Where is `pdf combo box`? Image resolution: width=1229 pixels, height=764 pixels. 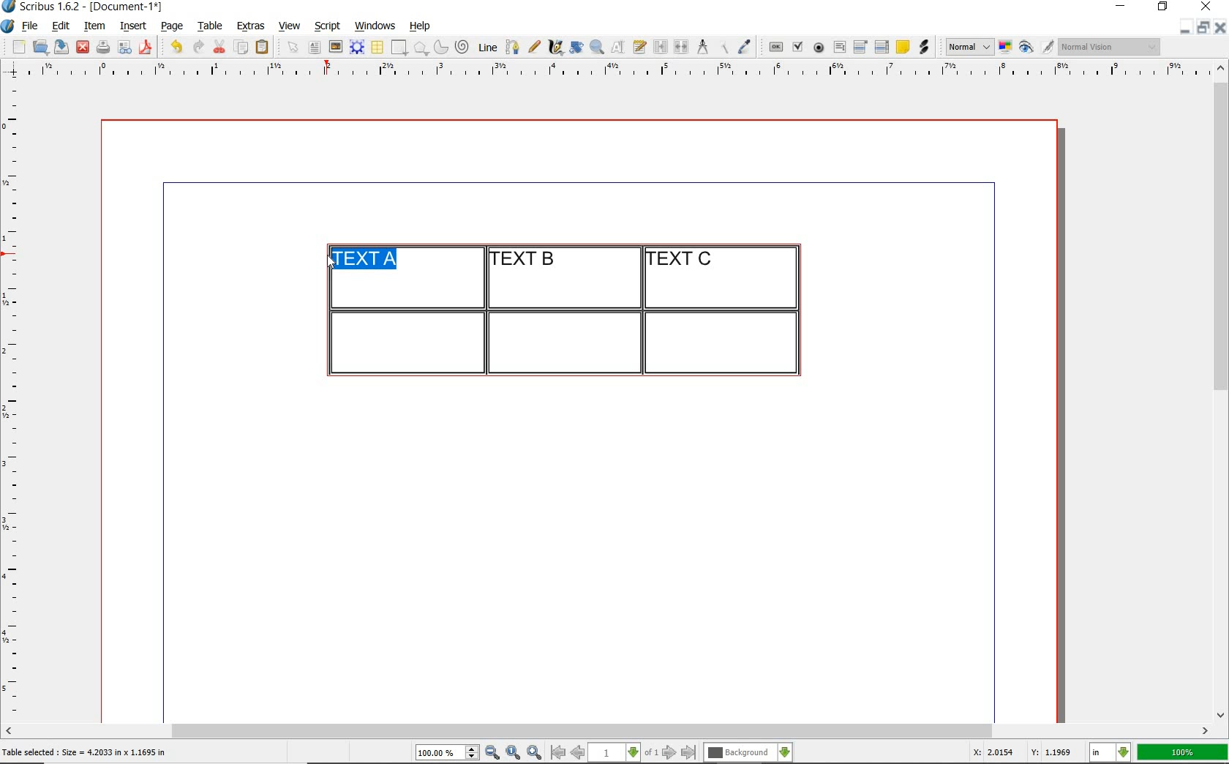 pdf combo box is located at coordinates (861, 46).